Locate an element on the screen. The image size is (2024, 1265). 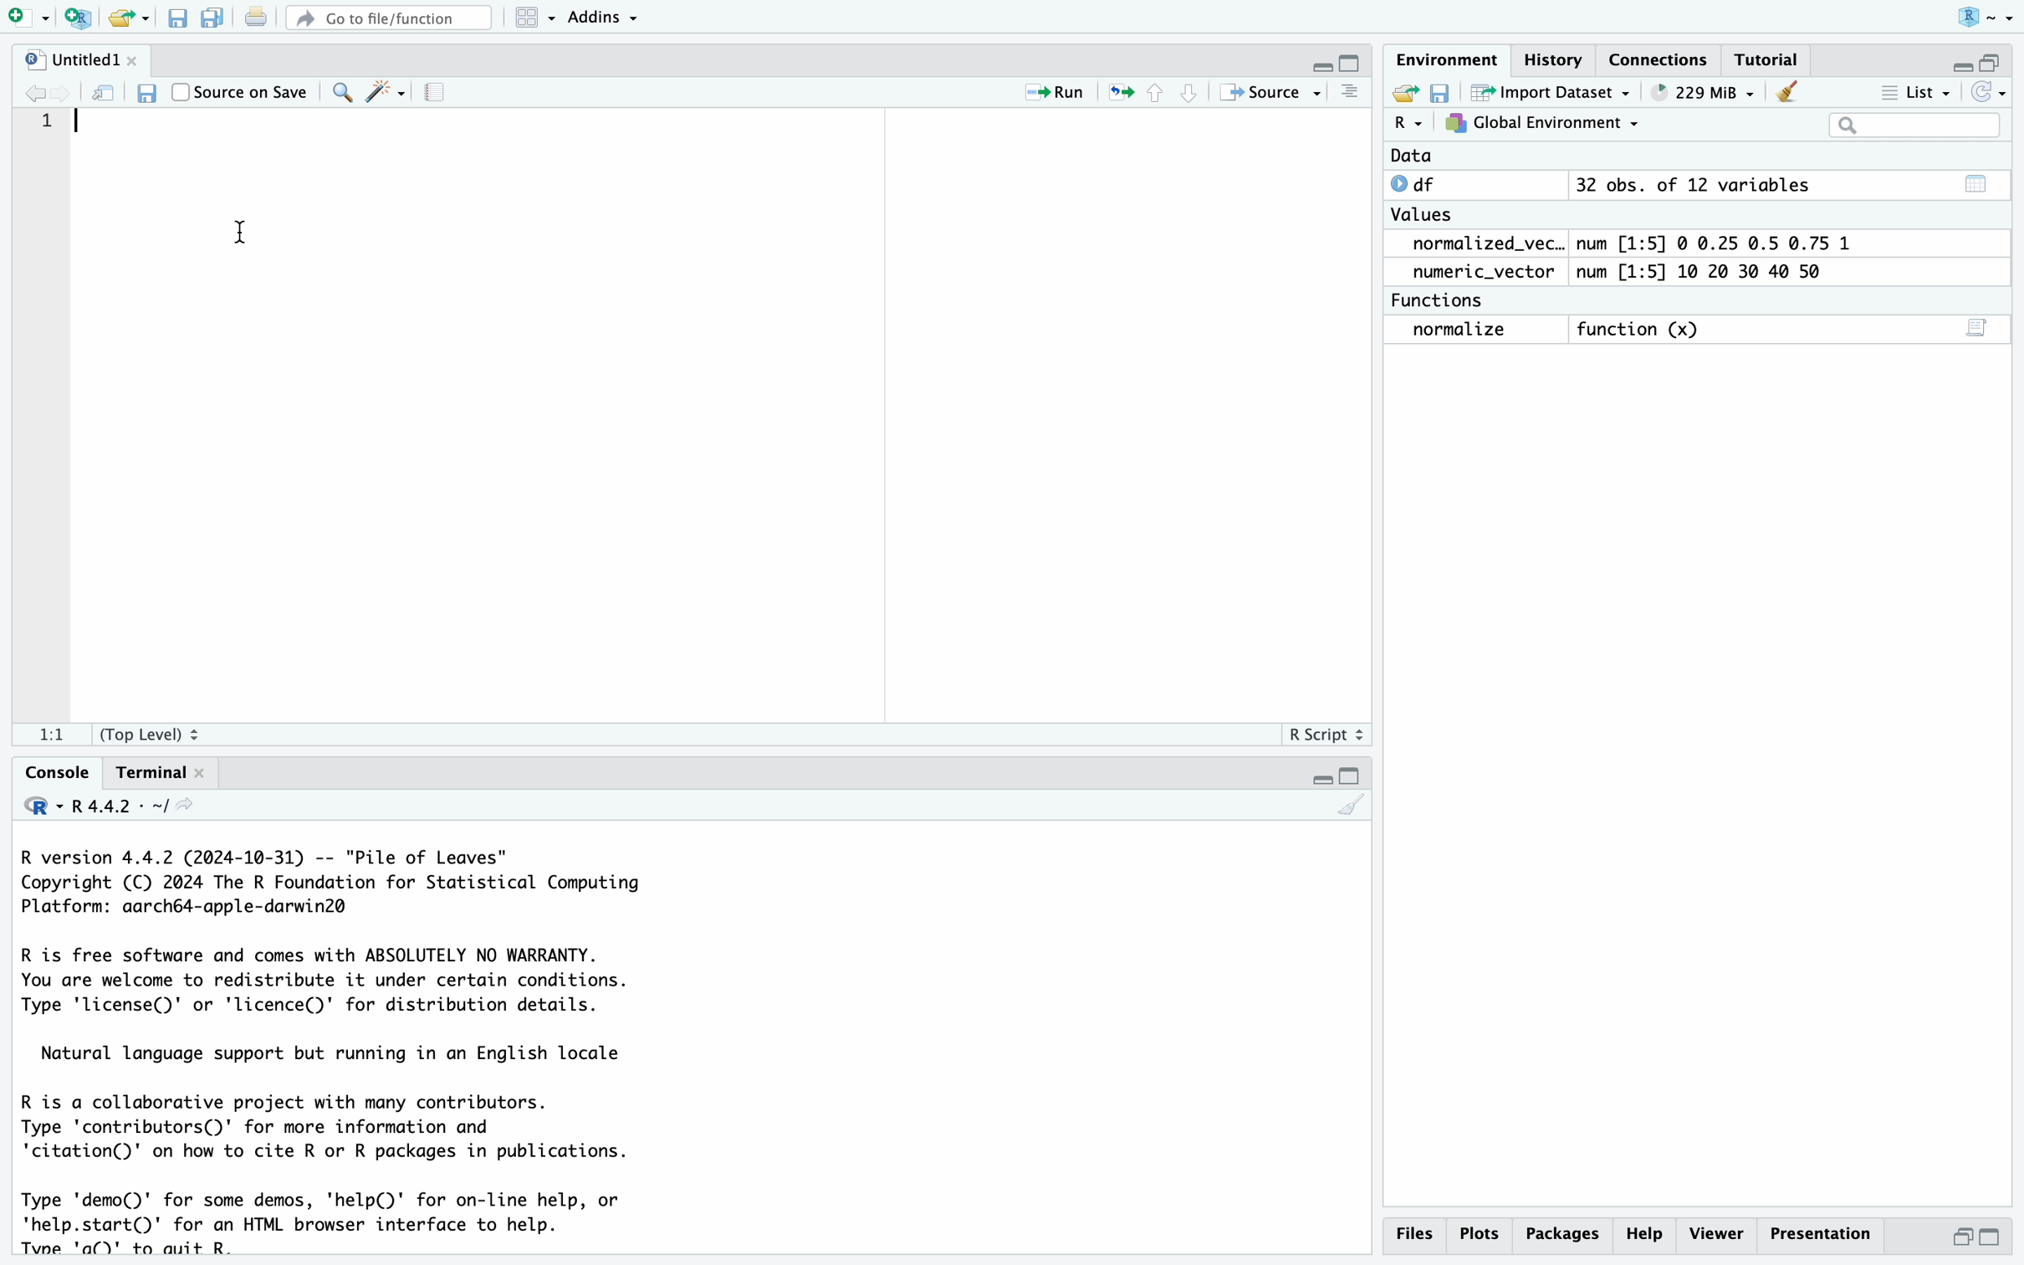
minimize is located at coordinates (1320, 777).